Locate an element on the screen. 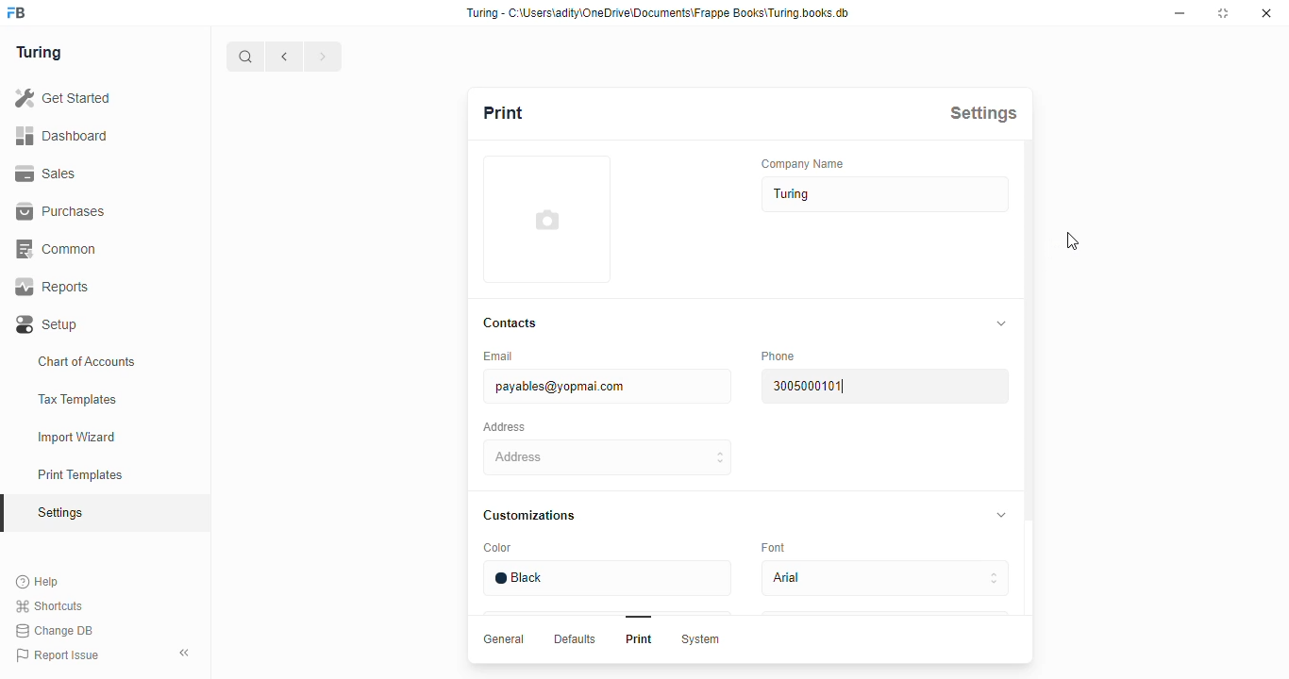  collapse is located at coordinates (186, 653).